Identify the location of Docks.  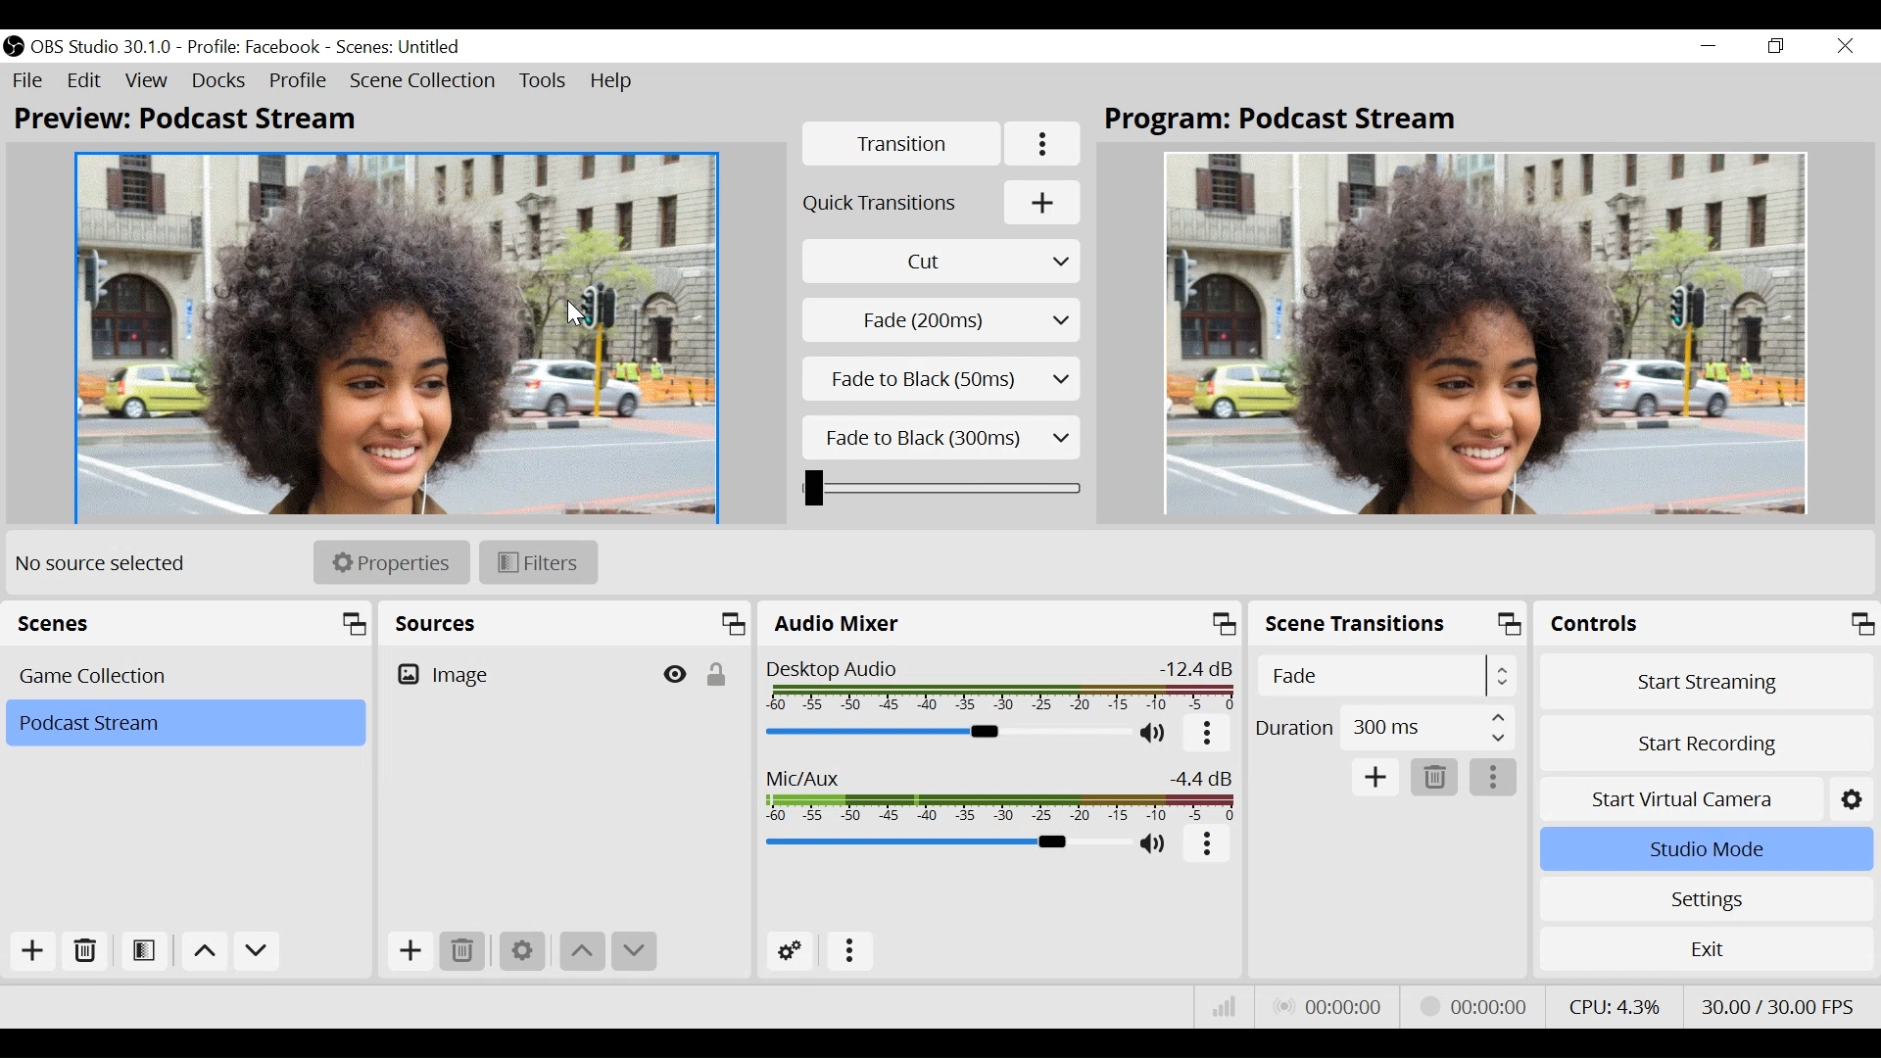
(219, 81).